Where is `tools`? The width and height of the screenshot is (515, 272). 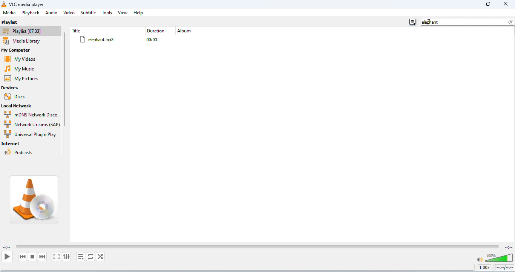 tools is located at coordinates (107, 13).